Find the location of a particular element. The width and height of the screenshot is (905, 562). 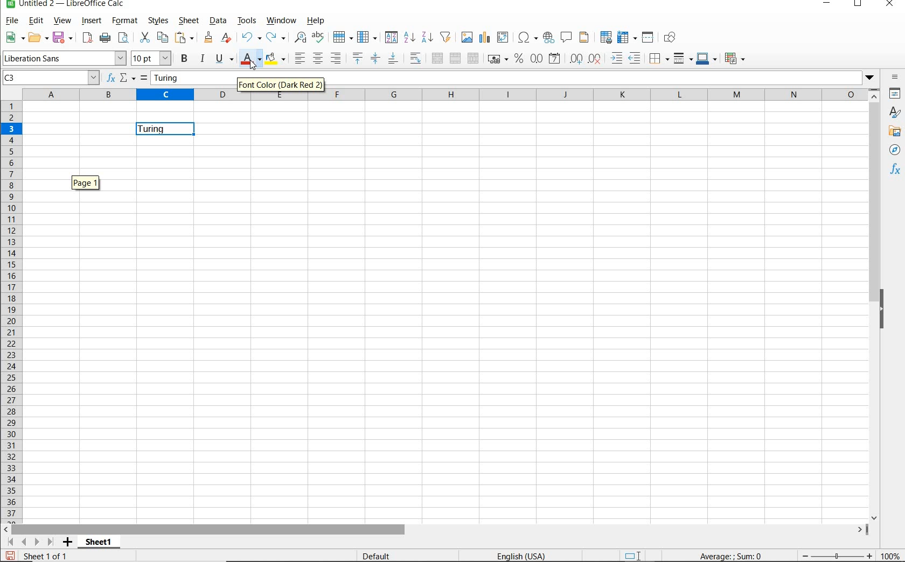

PRINT is located at coordinates (106, 39).